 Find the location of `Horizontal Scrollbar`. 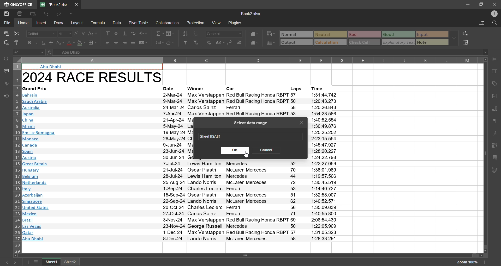

Horizontal Scrollbar is located at coordinates (483, 155).